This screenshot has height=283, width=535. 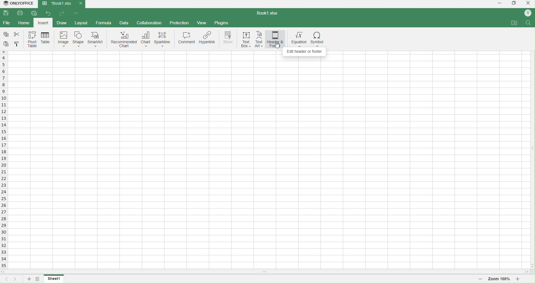 I want to click on image, so click(x=62, y=39).